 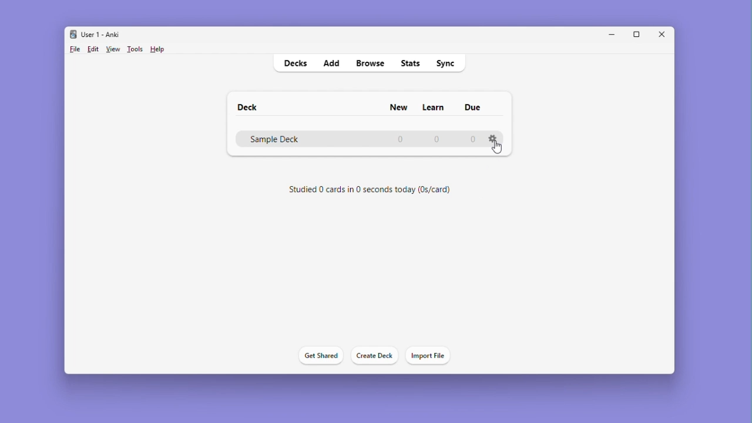 I want to click on Browse, so click(x=369, y=63).